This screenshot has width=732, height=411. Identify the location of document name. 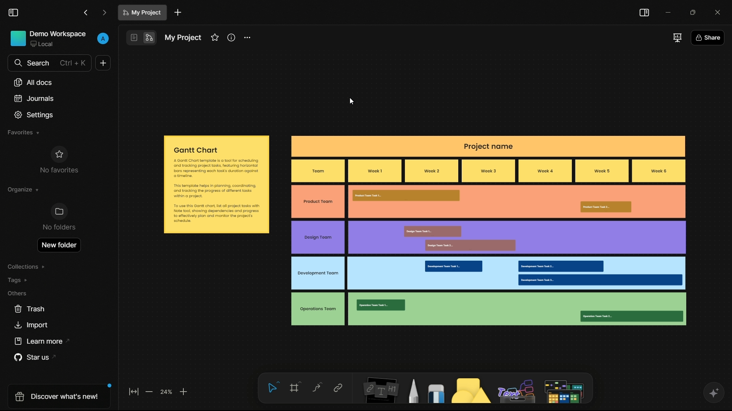
(183, 38).